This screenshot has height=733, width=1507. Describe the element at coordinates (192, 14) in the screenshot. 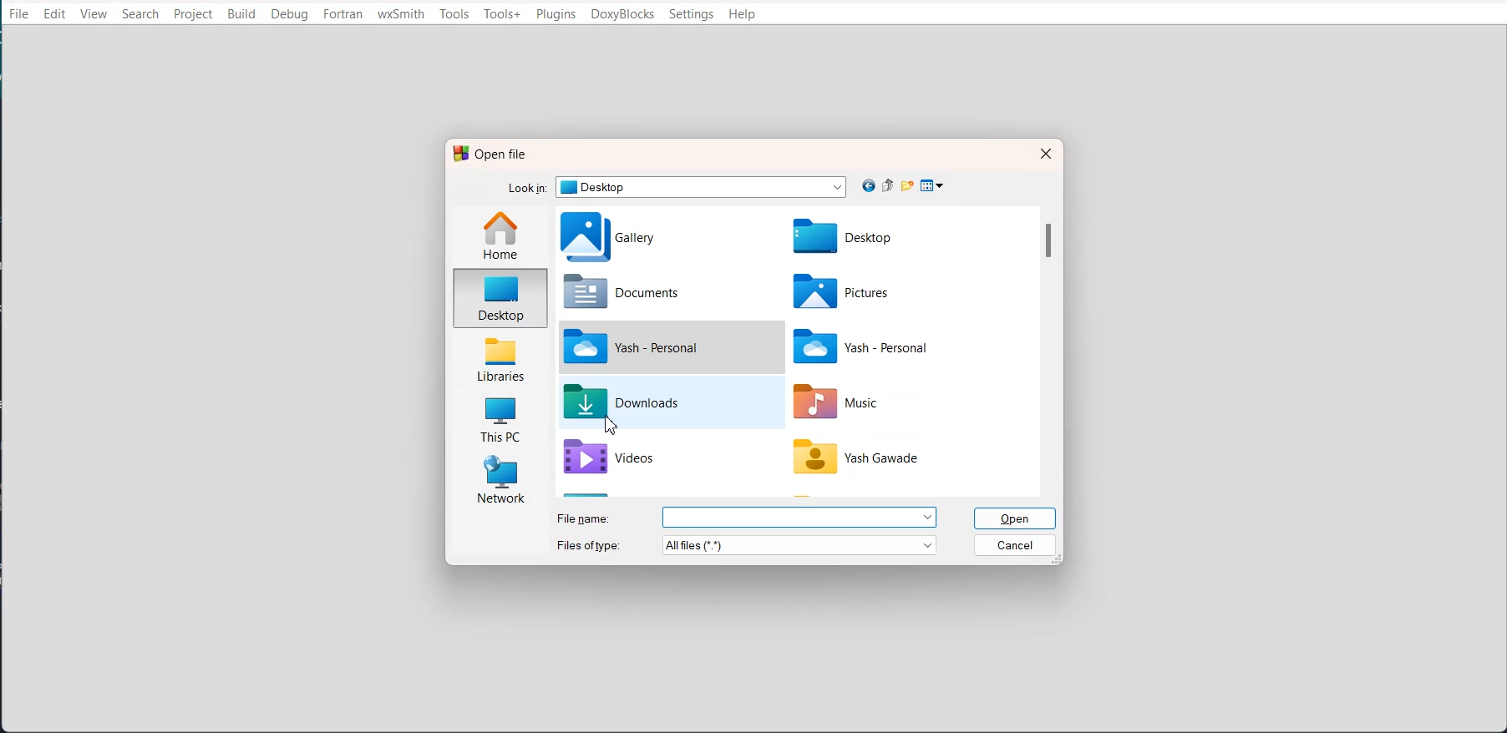

I see `Project` at that location.